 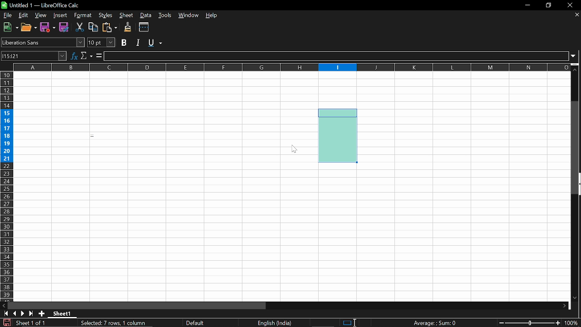 What do you see at coordinates (576, 69) in the screenshot?
I see `Move up` at bounding box center [576, 69].